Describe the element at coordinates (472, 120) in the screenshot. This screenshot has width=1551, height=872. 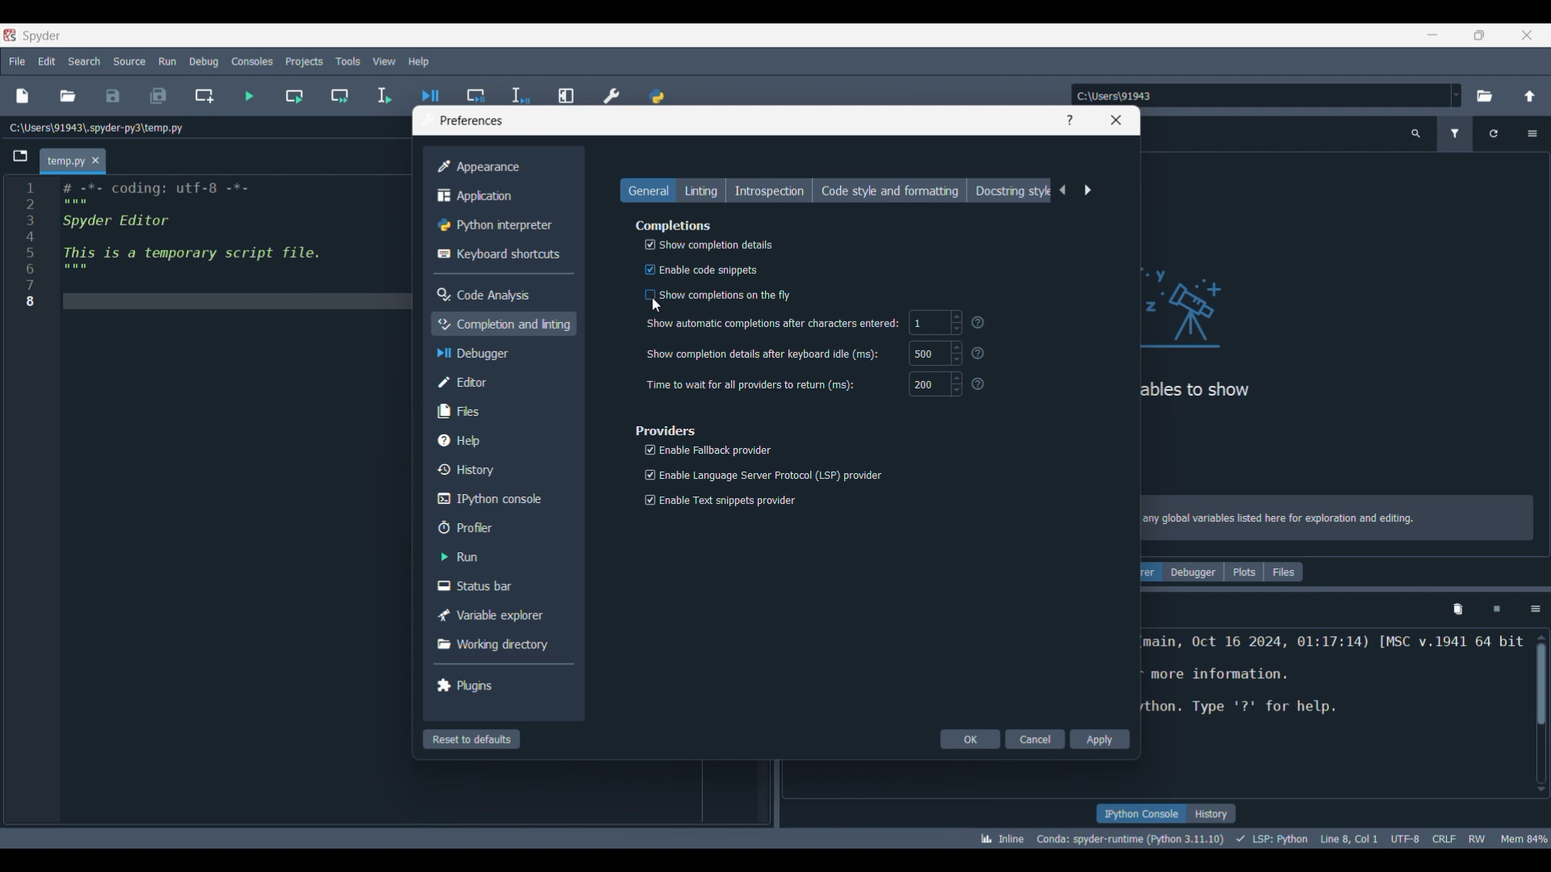
I see `Window title` at that location.